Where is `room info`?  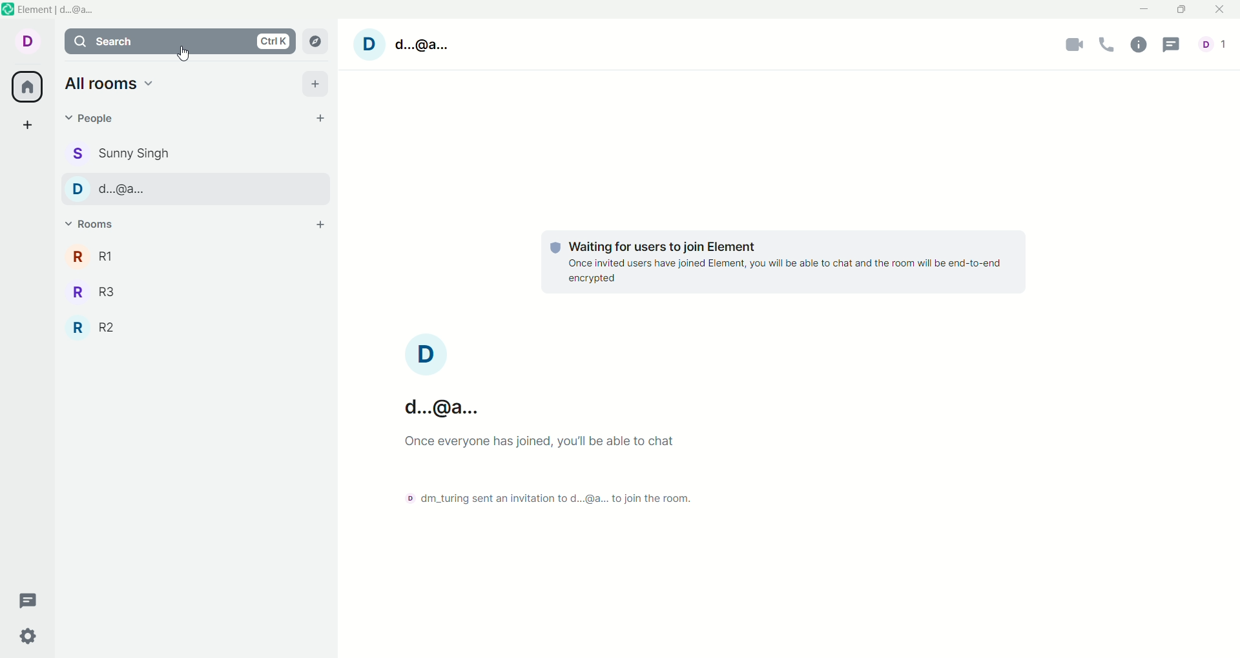 room info is located at coordinates (1138, 46).